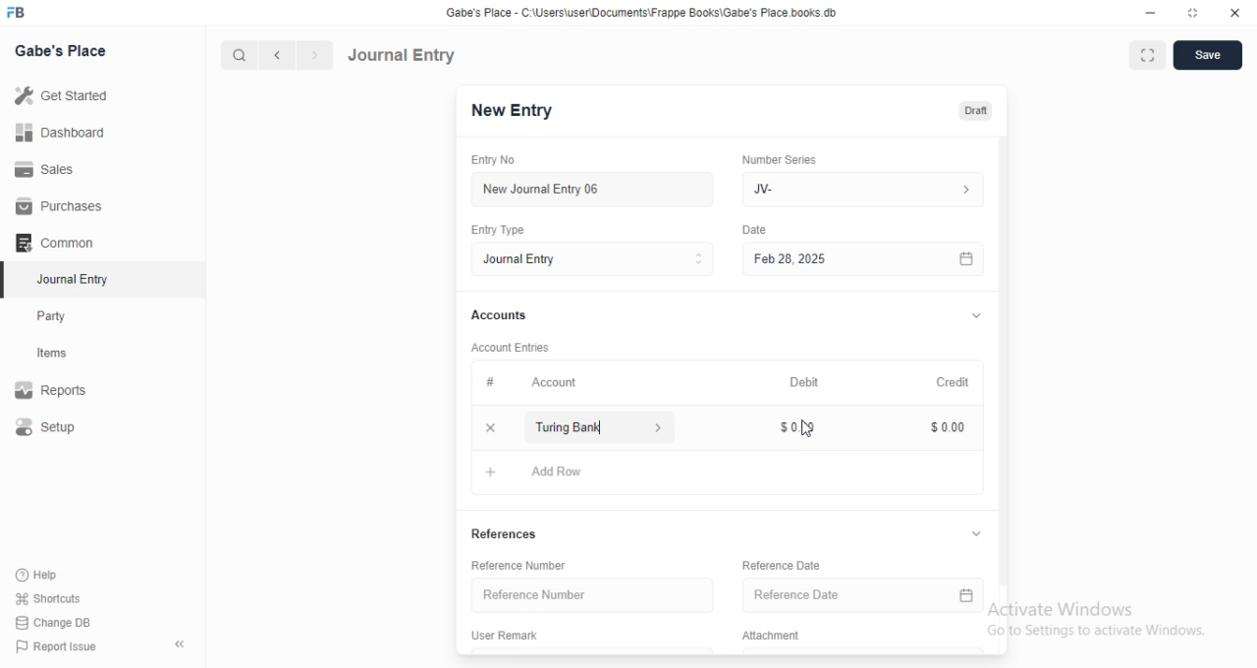 The height and width of the screenshot is (668, 1257). What do you see at coordinates (62, 206) in the screenshot?
I see `Purchases` at bounding box center [62, 206].